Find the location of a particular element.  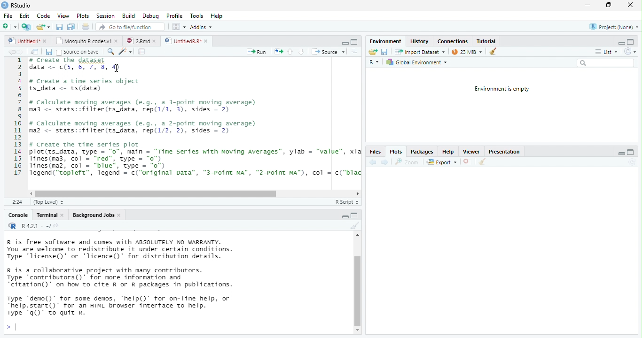

scrollbar down is located at coordinates (358, 330).